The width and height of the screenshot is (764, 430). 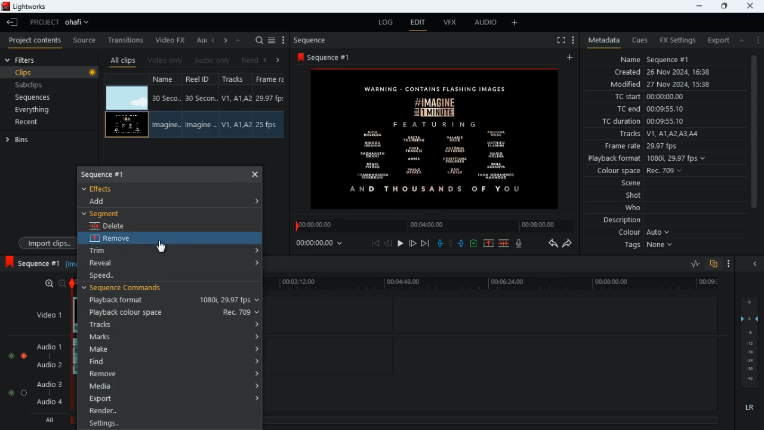 What do you see at coordinates (487, 22) in the screenshot?
I see `audio` at bounding box center [487, 22].